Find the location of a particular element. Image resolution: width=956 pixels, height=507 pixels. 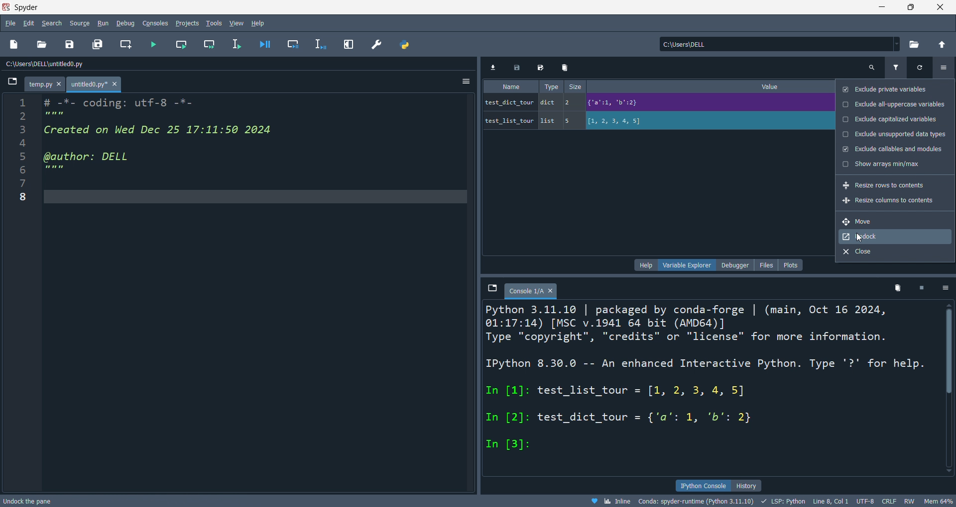

move is located at coordinates (886, 220).